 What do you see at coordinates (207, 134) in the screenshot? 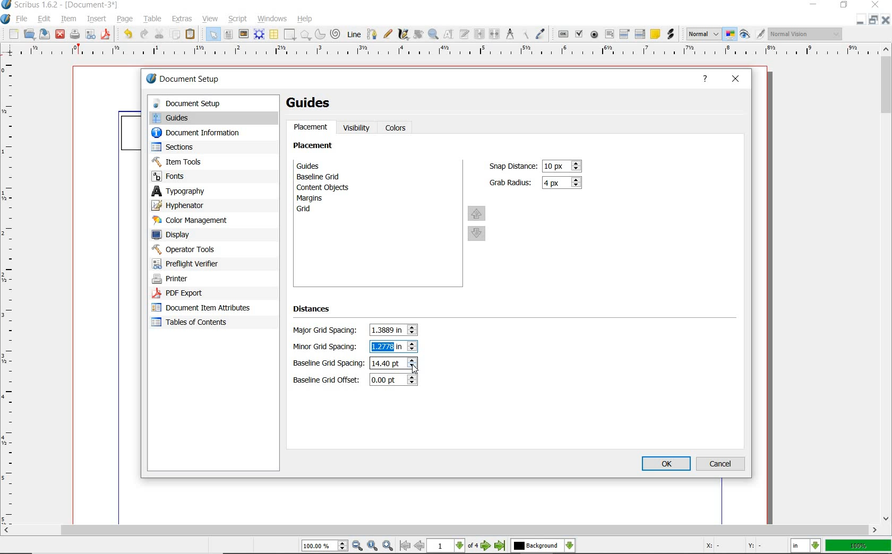
I see `document information` at bounding box center [207, 134].